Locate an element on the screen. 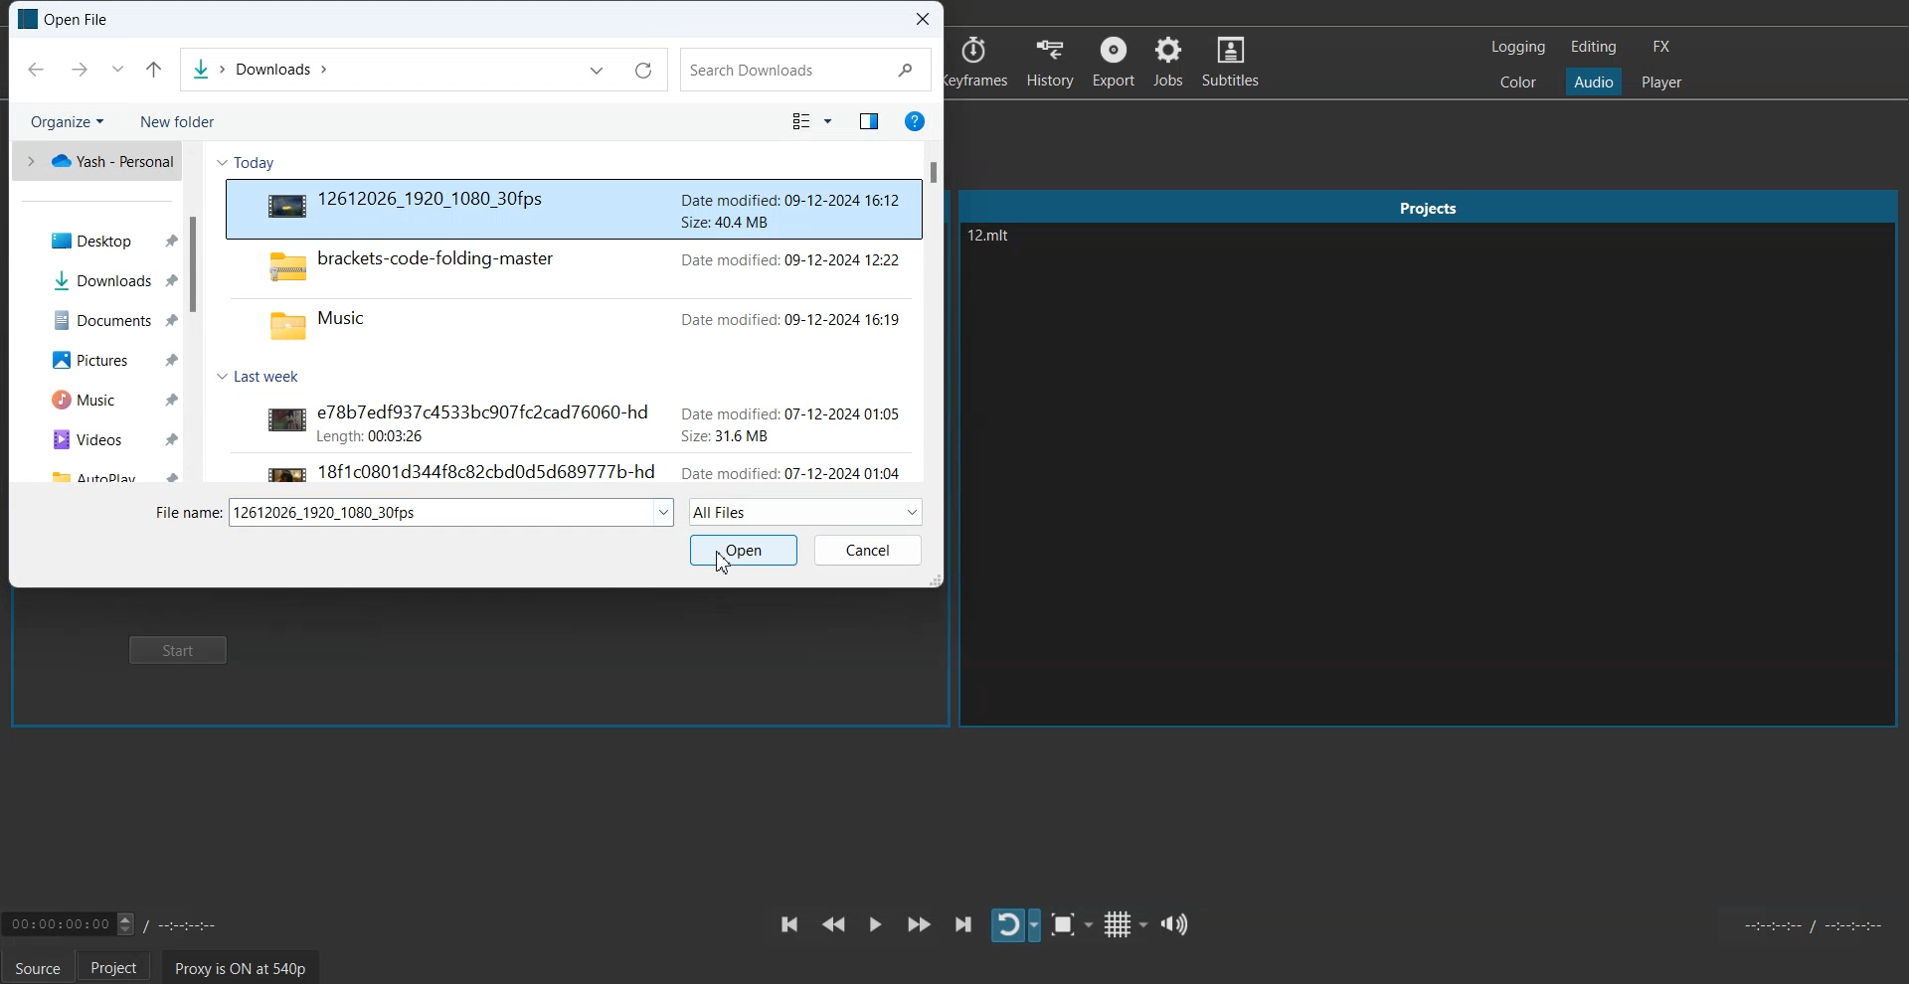 The image size is (1909, 984). Organize is located at coordinates (67, 121).